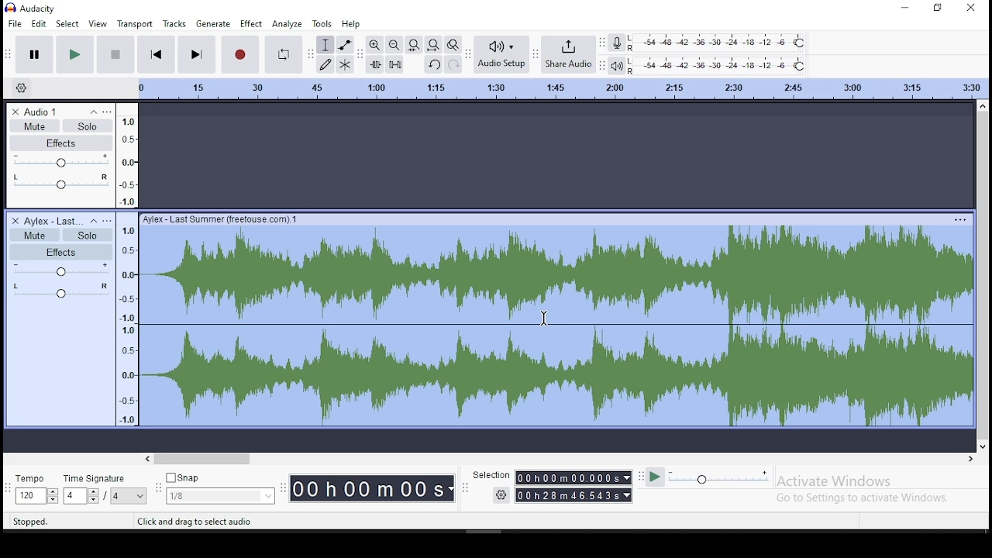 The height and width of the screenshot is (558, 992). What do you see at coordinates (106, 490) in the screenshot?
I see `time signature` at bounding box center [106, 490].